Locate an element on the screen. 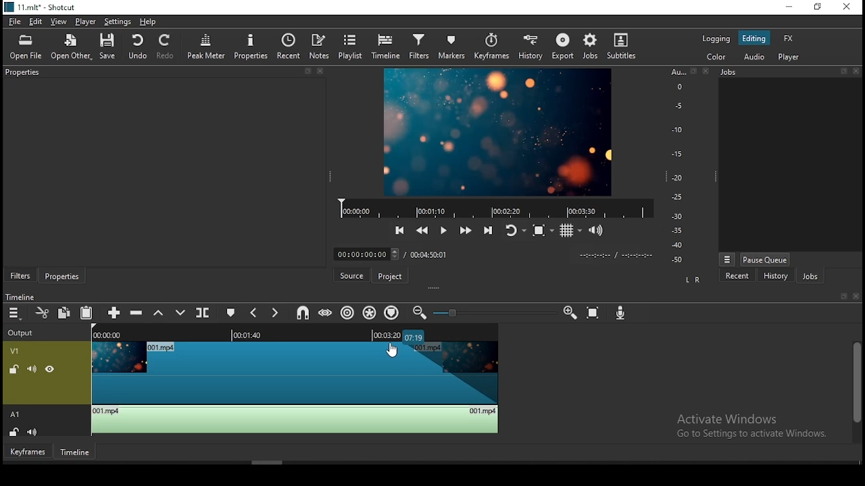 Image resolution: width=865 pixels, height=486 pixels. timeline is located at coordinates (75, 454).